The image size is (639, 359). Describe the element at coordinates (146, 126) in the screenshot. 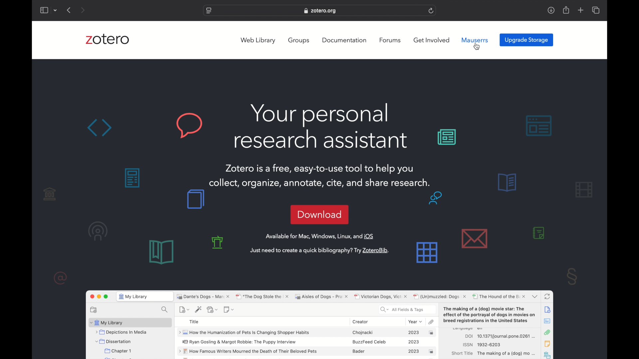

I see `background graphics` at that location.